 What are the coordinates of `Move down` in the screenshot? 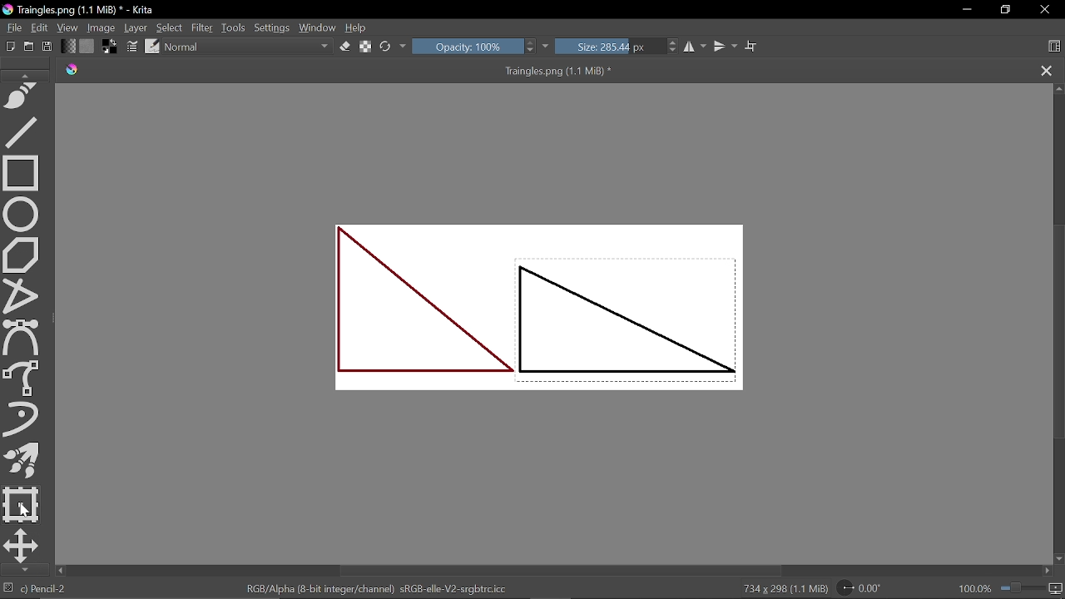 It's located at (1058, 559).